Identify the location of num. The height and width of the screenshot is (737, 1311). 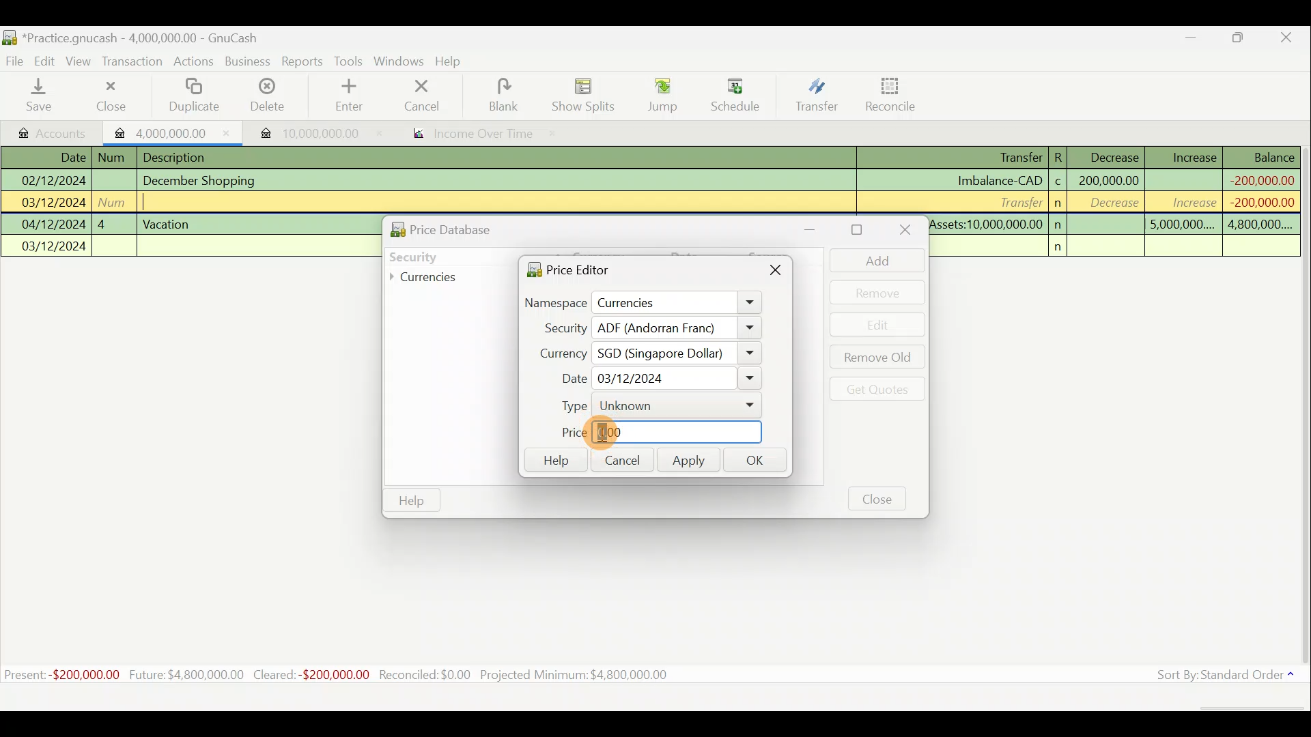
(115, 201).